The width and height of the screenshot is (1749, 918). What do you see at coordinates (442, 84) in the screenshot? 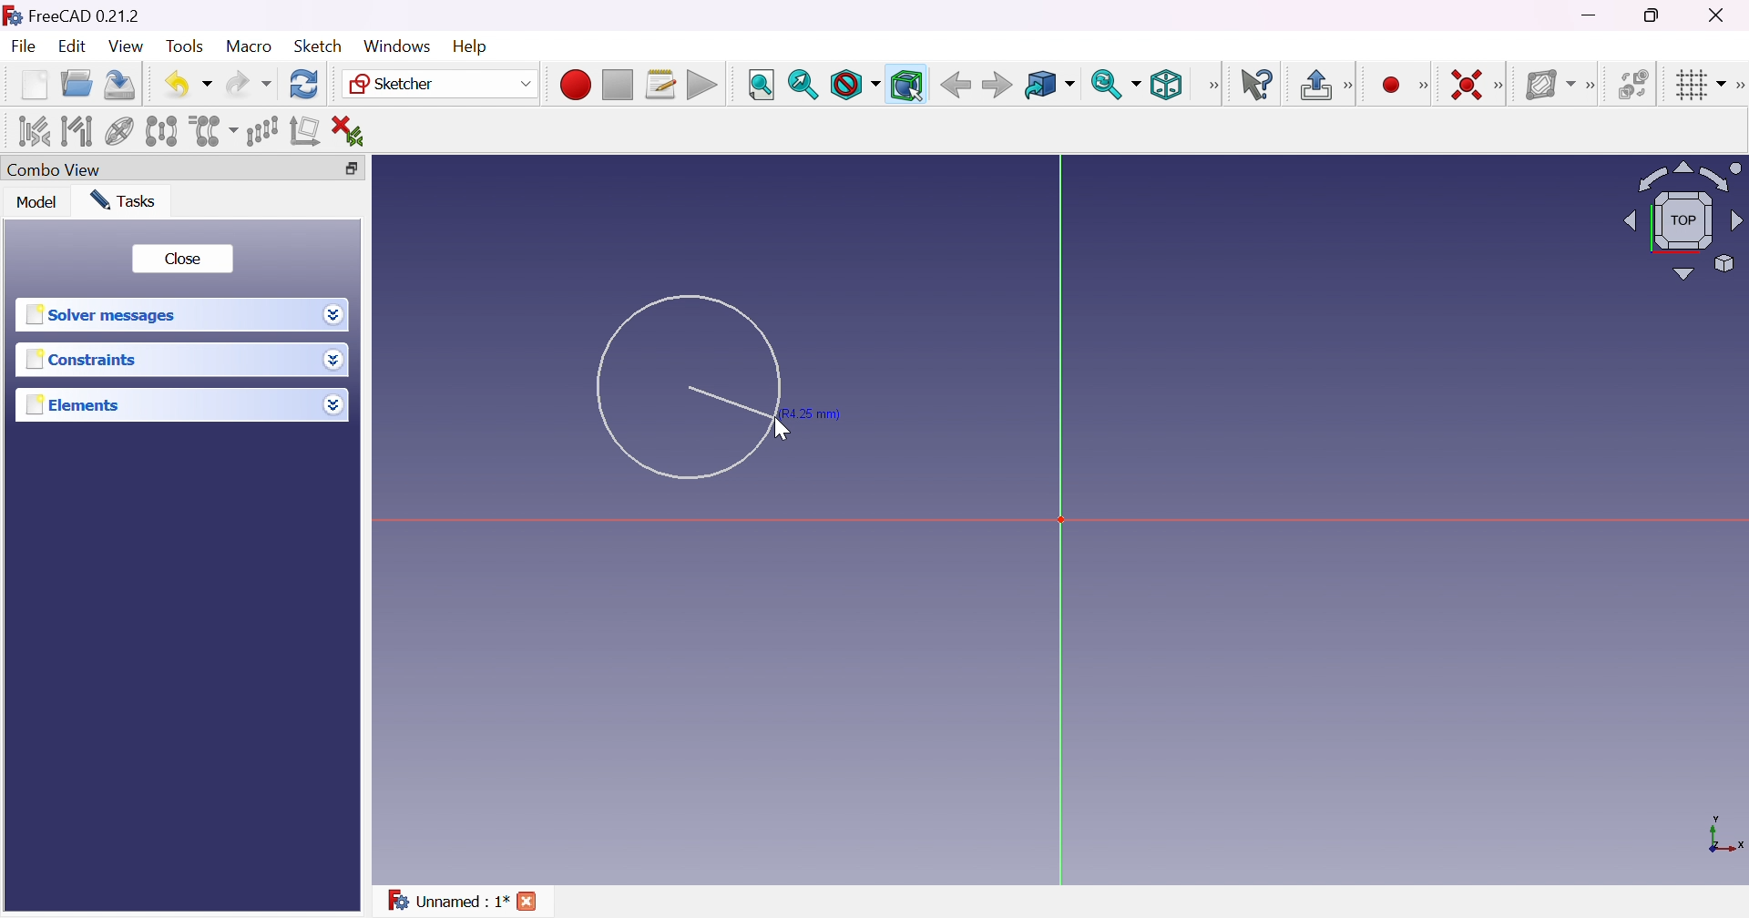
I see `Sketcher` at bounding box center [442, 84].